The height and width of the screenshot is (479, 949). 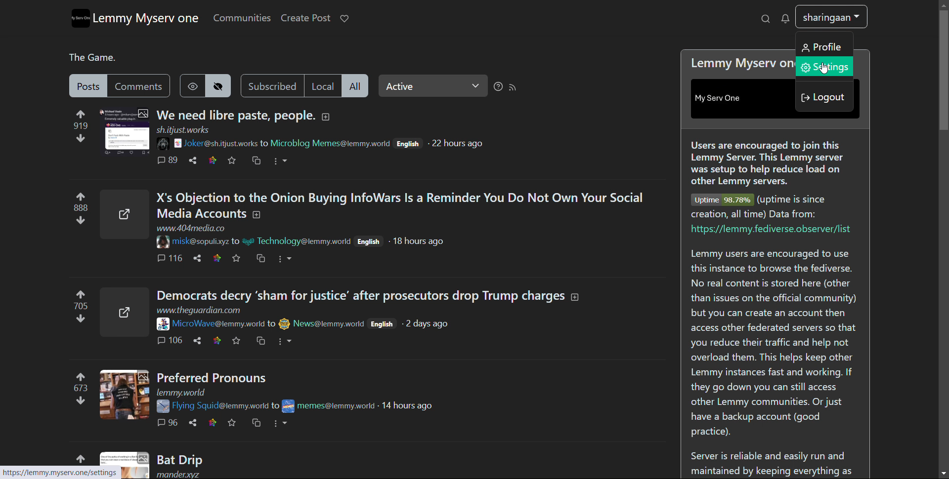 What do you see at coordinates (201, 258) in the screenshot?
I see `share` at bounding box center [201, 258].